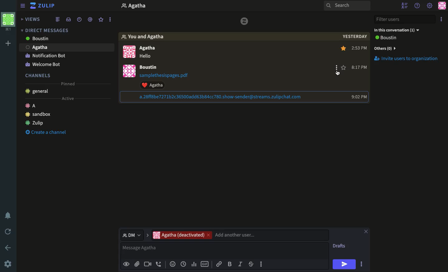 The width and height of the screenshot is (448, 272). What do you see at coordinates (391, 38) in the screenshot?
I see `View all users` at bounding box center [391, 38].